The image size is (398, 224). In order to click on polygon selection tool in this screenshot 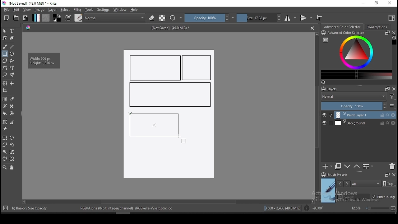, I will do `click(5, 145)`.